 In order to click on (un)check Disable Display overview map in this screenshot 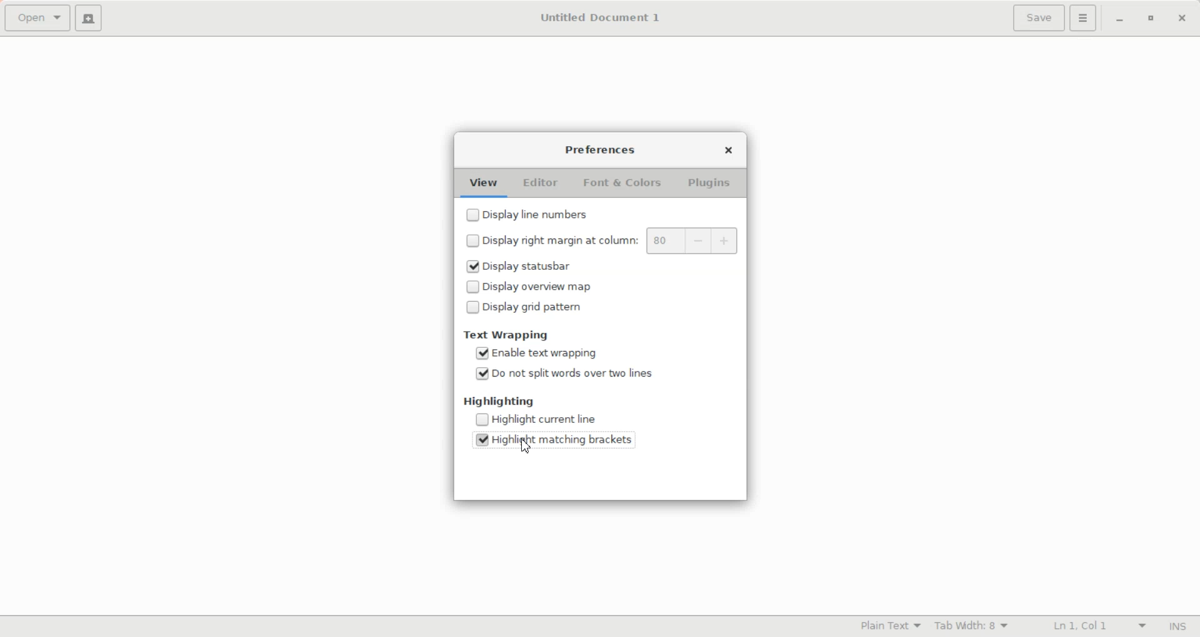, I will do `click(572, 285)`.